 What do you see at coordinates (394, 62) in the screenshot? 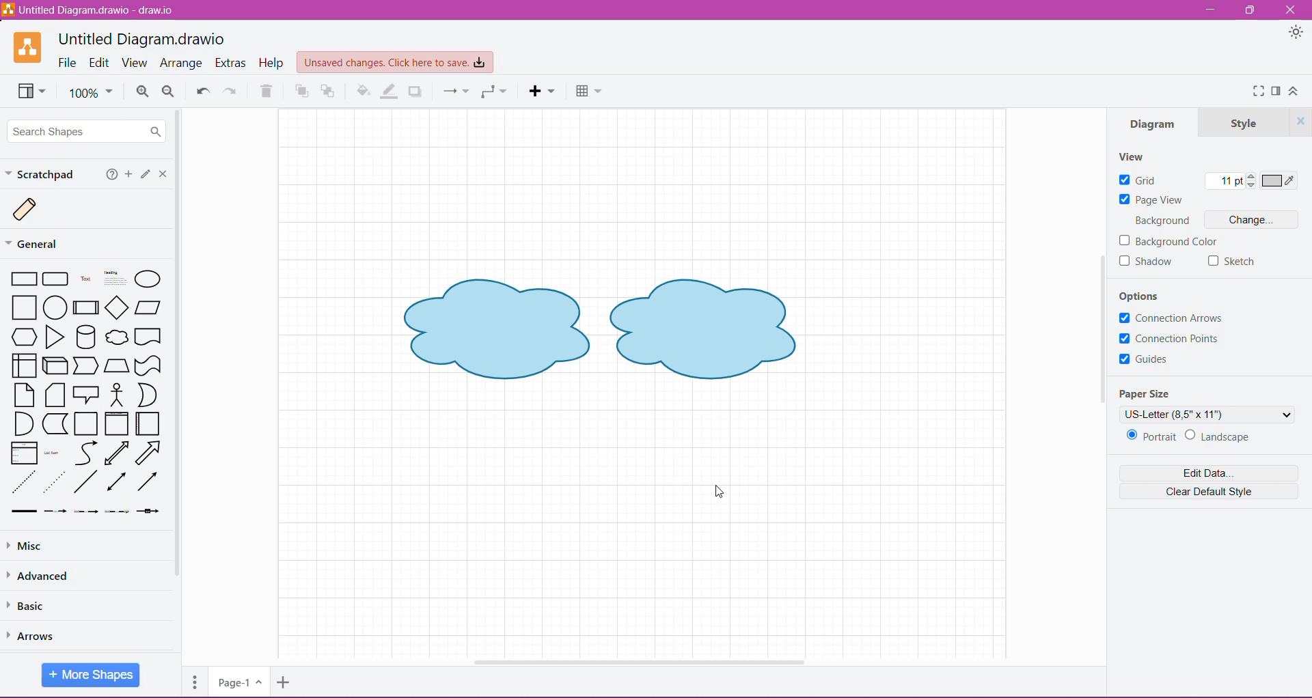
I see `Unsaved Changes. Click here to save` at bounding box center [394, 62].